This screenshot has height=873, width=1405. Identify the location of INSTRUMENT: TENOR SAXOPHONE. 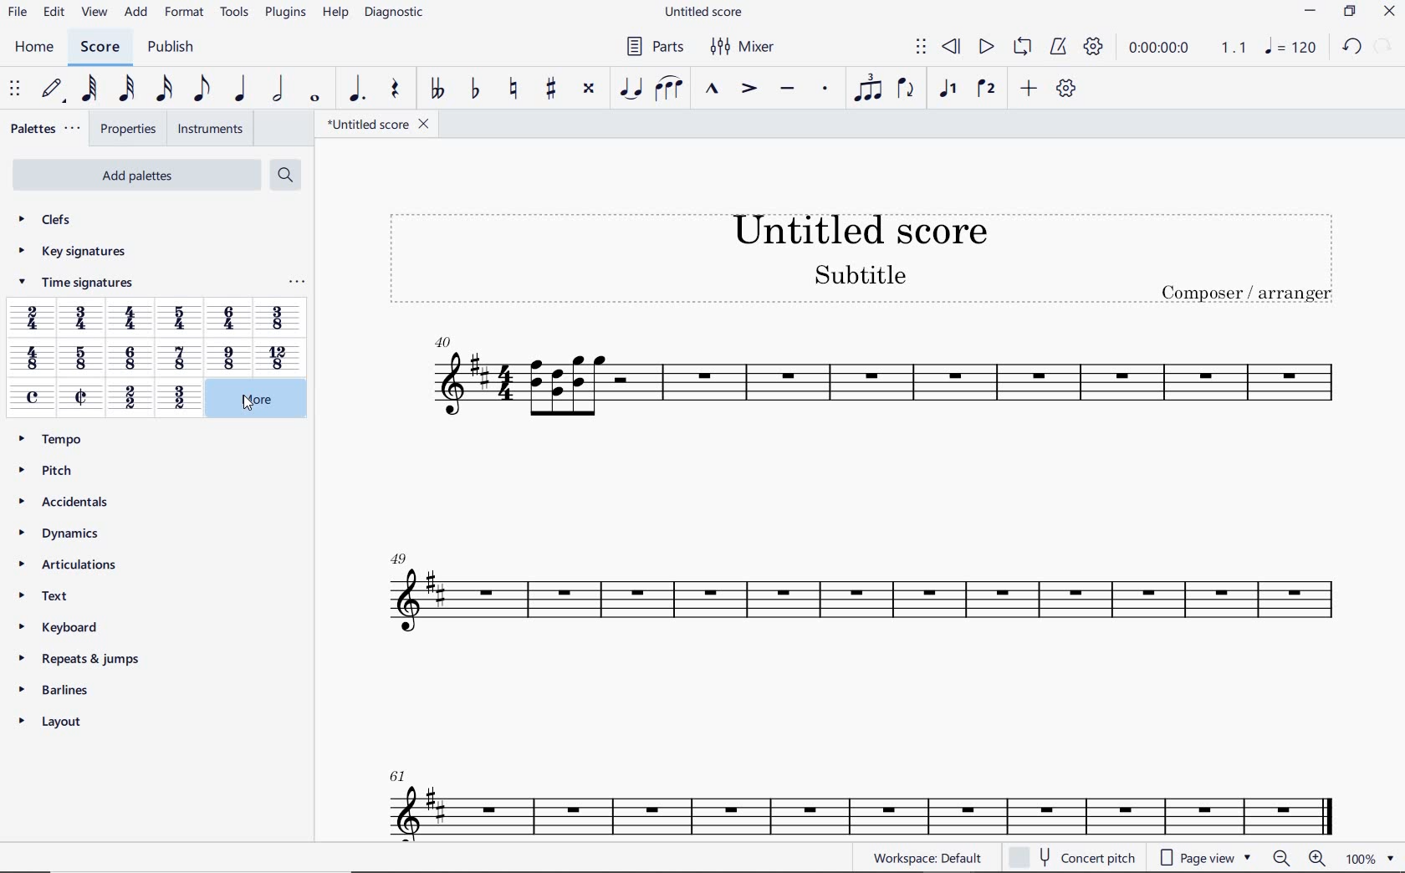
(861, 581).